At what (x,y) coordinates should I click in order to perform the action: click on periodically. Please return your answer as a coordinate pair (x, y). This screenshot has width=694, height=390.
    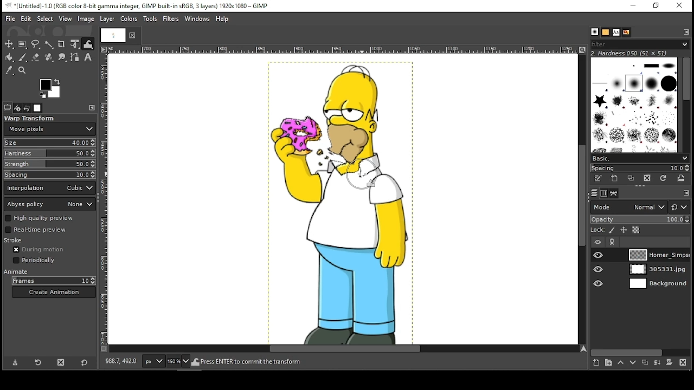
    Looking at the image, I should click on (35, 260).